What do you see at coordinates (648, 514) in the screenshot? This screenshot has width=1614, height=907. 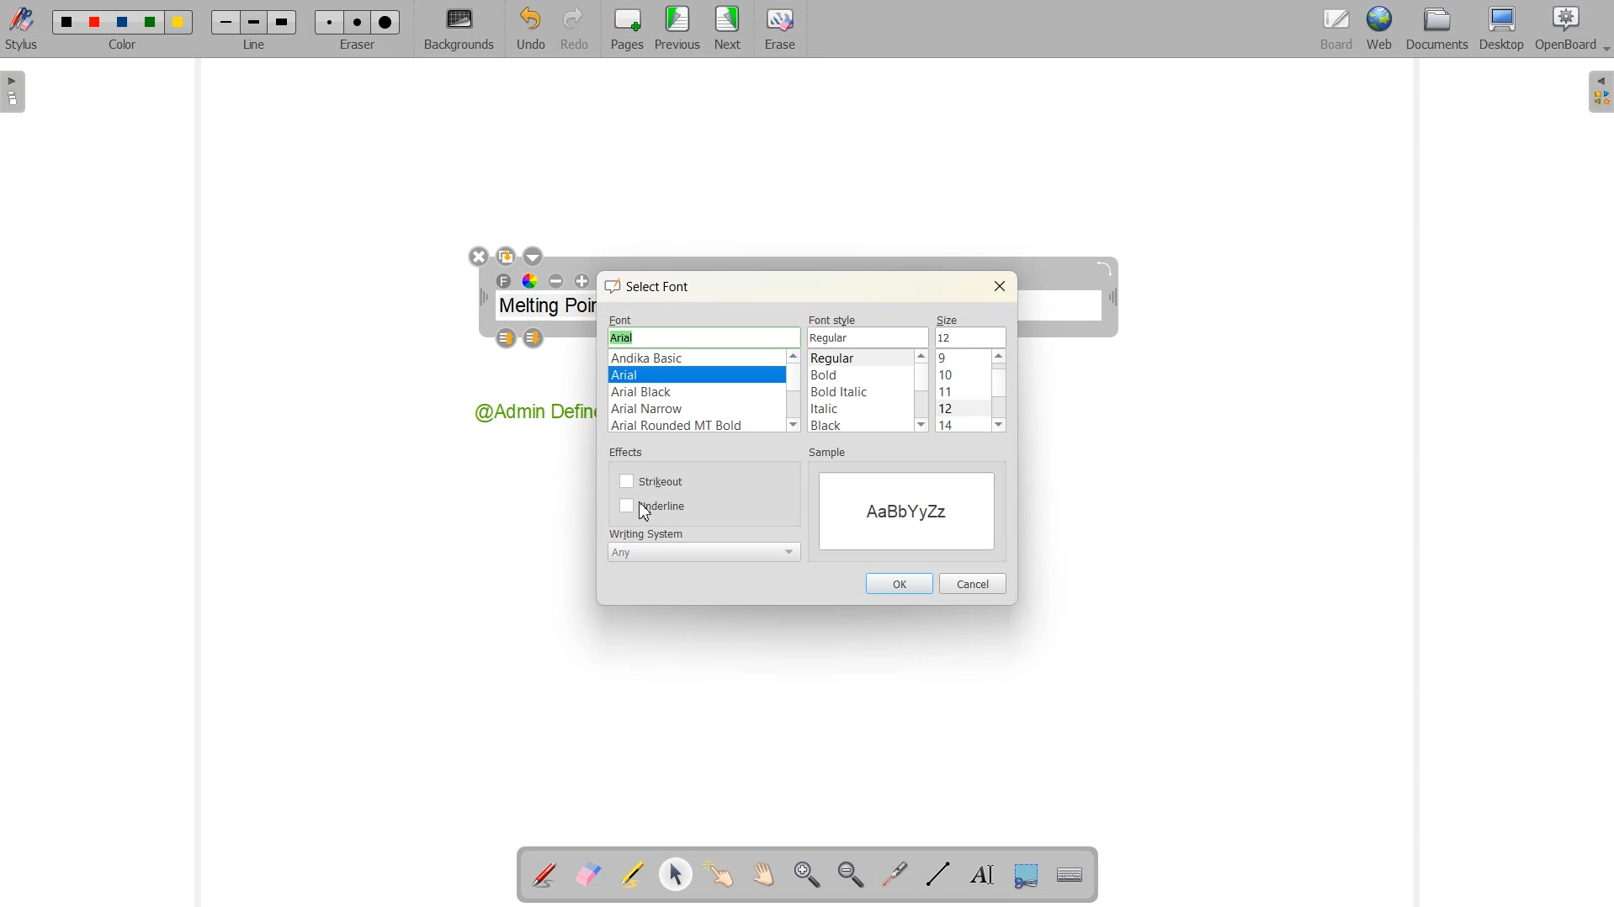 I see `Cursor` at bounding box center [648, 514].